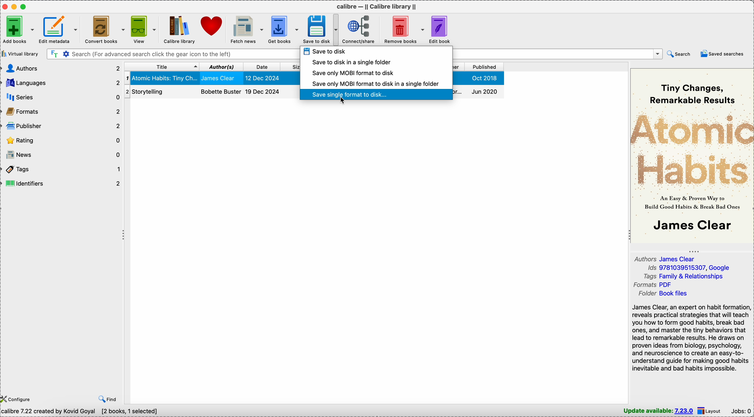 This screenshot has width=754, height=417. I want to click on rating, so click(62, 141).